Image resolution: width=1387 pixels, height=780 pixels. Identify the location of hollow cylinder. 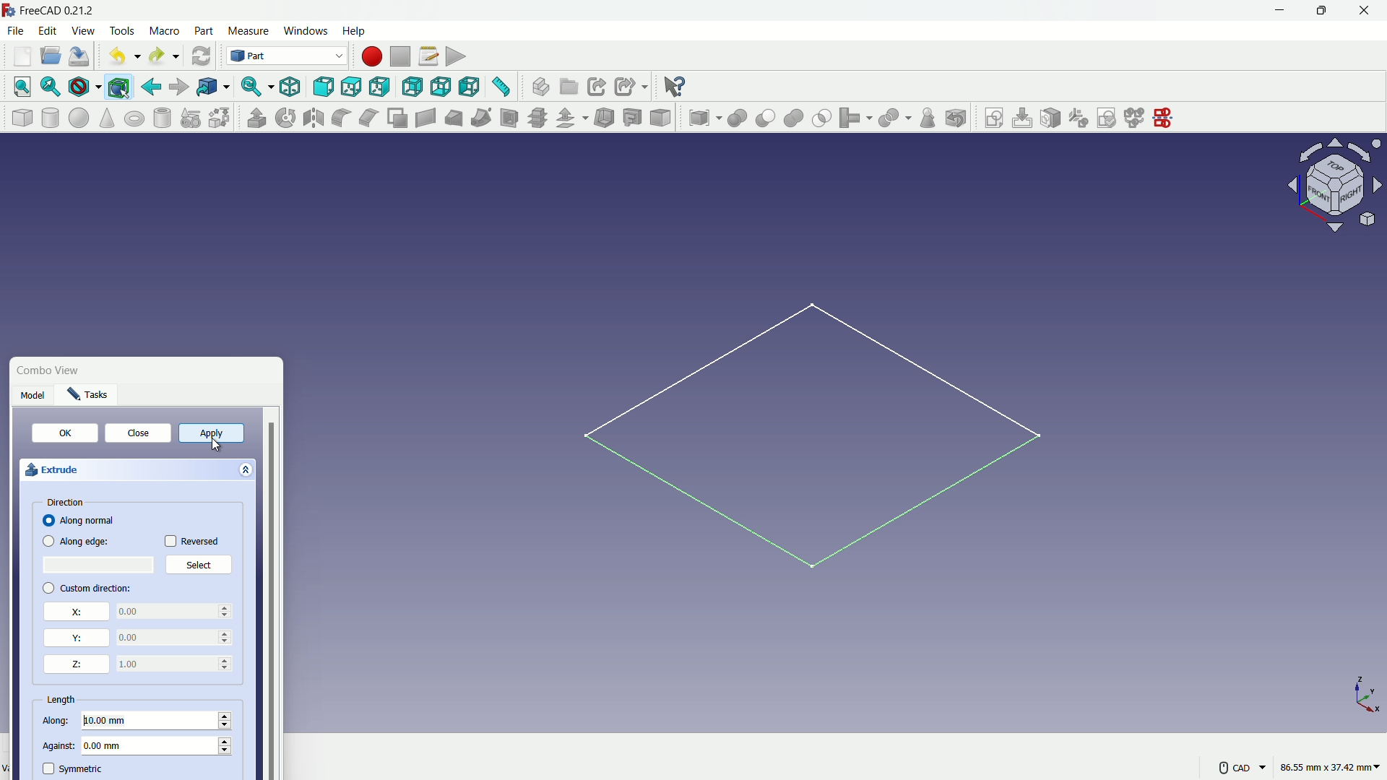
(163, 118).